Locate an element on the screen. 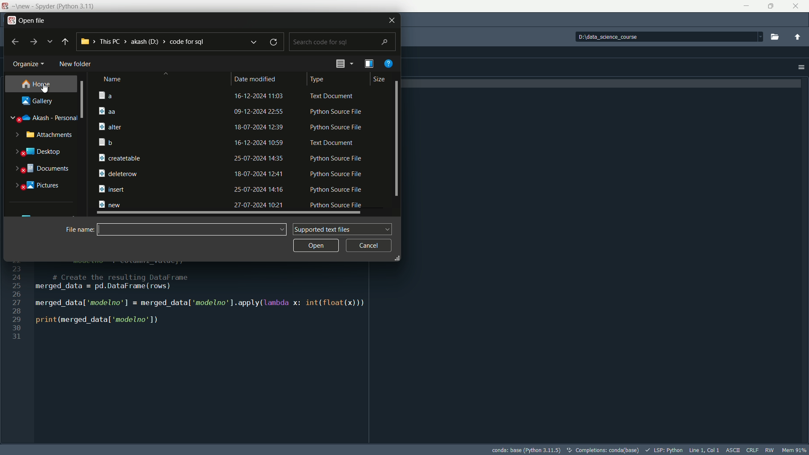 Image resolution: width=809 pixels, height=455 pixels. lps:python is located at coordinates (664, 450).